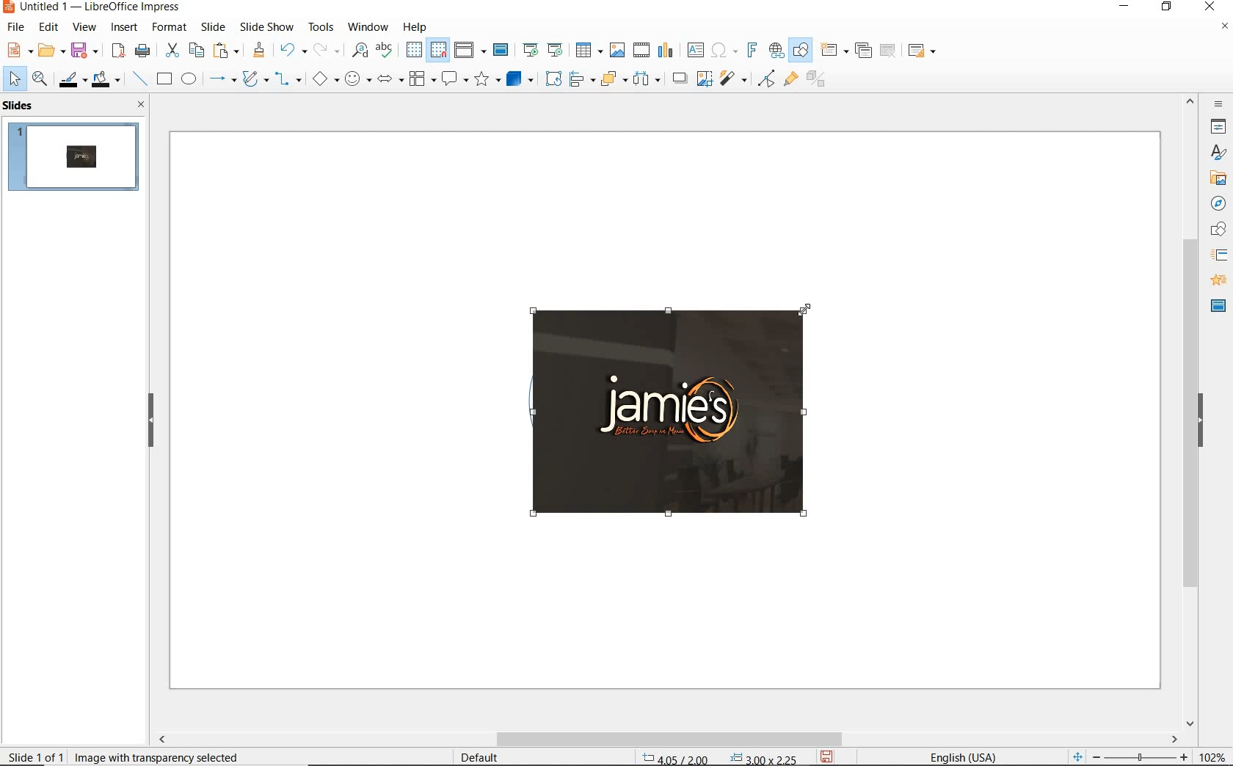 This screenshot has width=1233, height=766. What do you see at coordinates (291, 51) in the screenshot?
I see `undo` at bounding box center [291, 51].